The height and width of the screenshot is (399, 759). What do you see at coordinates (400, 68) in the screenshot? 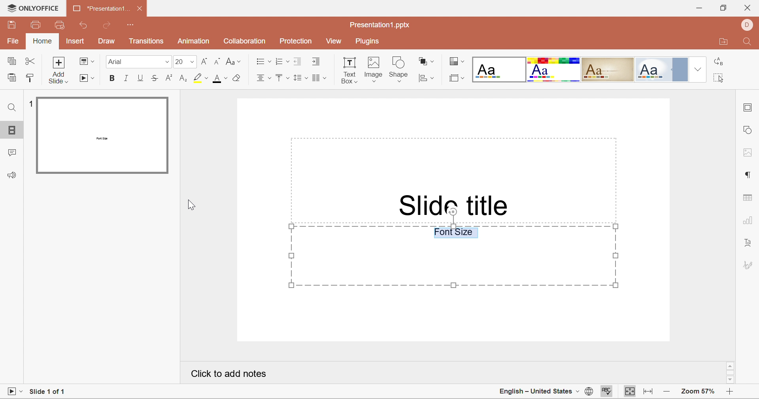
I see `Shape` at bounding box center [400, 68].